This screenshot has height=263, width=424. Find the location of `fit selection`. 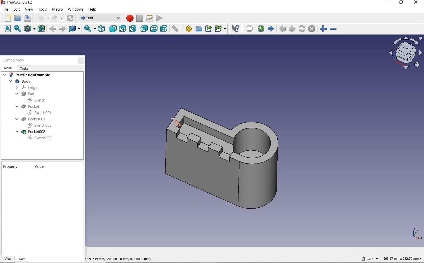

fit selection is located at coordinates (18, 29).